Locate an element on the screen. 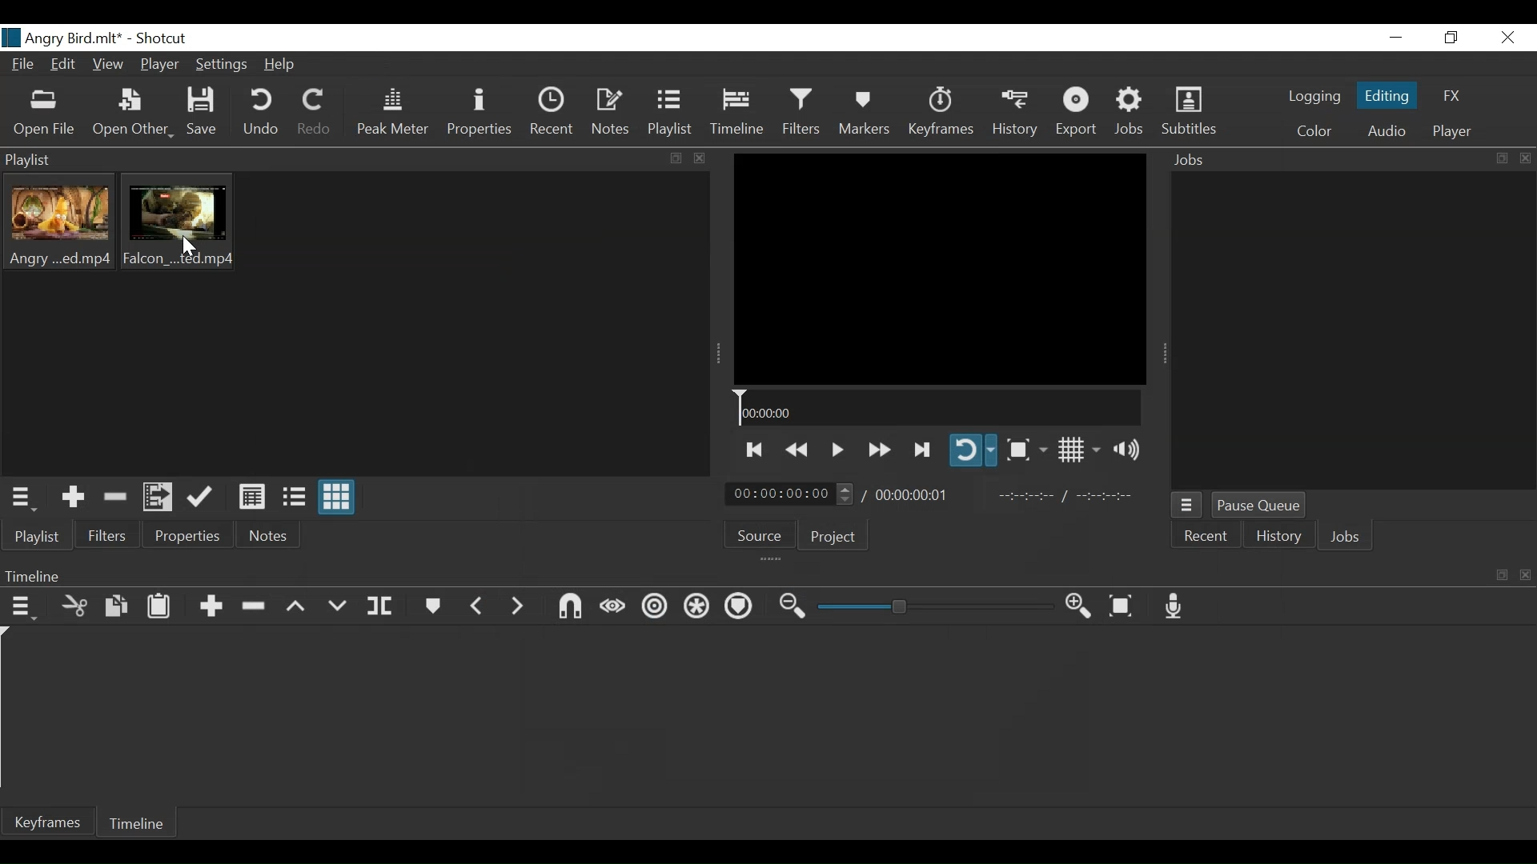  Edit is located at coordinates (66, 66).